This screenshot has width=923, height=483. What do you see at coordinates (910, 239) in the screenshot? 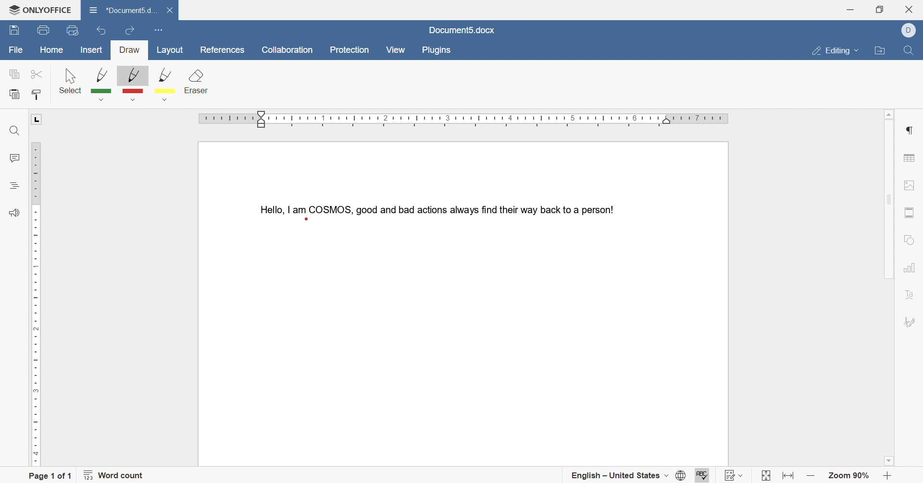
I see `shape settings` at bounding box center [910, 239].